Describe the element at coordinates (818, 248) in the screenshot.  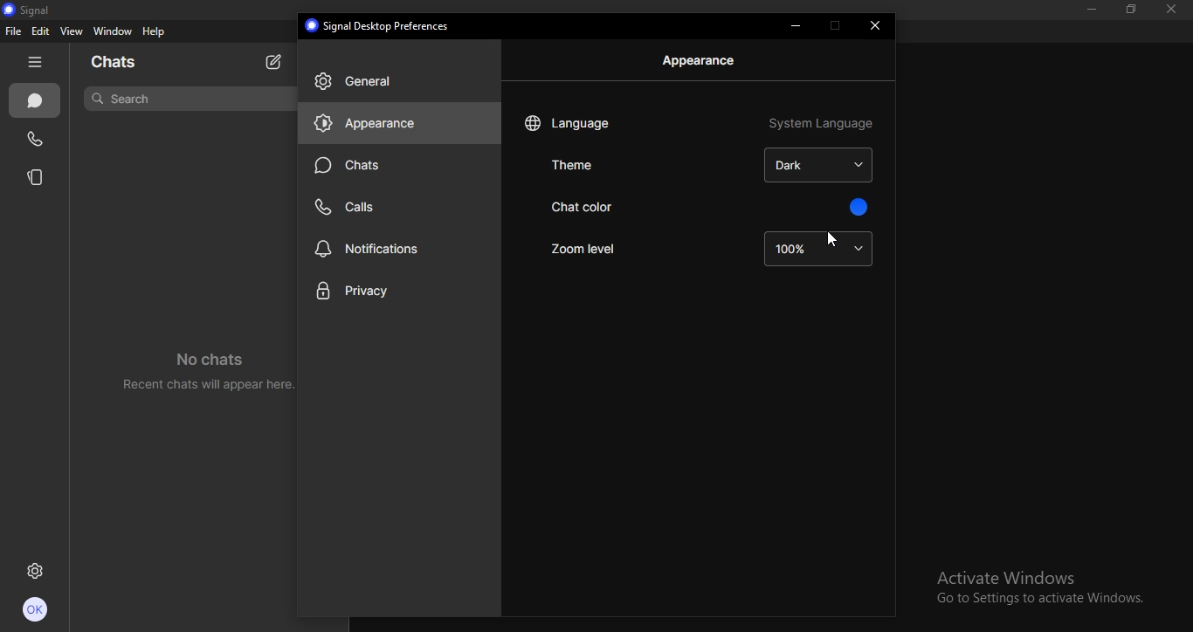
I see `100%` at that location.